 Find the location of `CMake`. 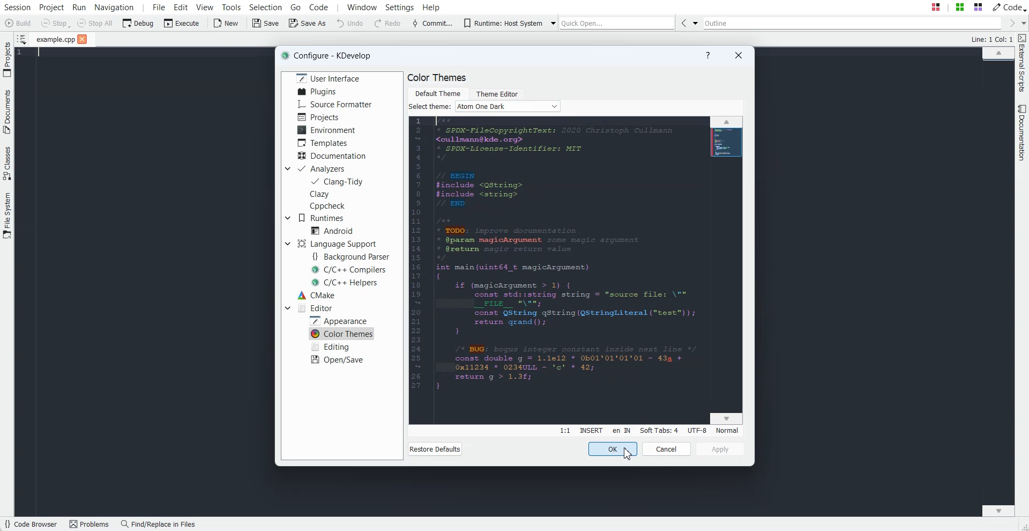

CMake is located at coordinates (316, 295).